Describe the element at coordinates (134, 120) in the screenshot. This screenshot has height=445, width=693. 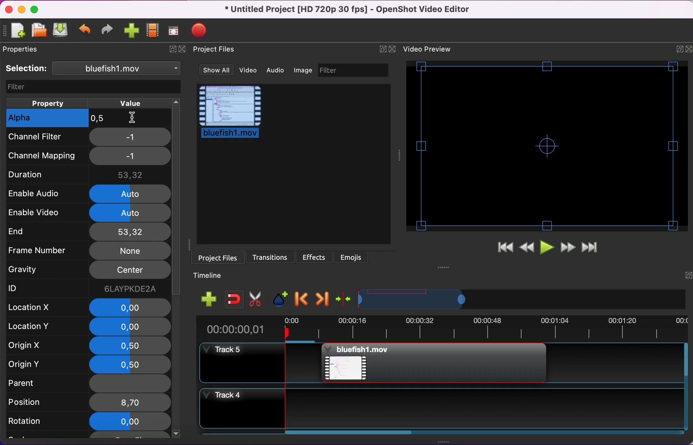
I see `0,5` at that location.